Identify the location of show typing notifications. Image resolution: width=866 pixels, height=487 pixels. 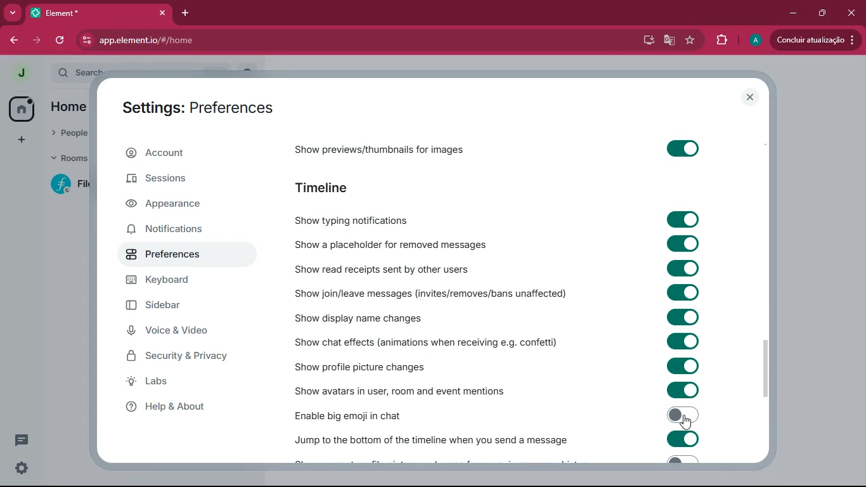
(397, 221).